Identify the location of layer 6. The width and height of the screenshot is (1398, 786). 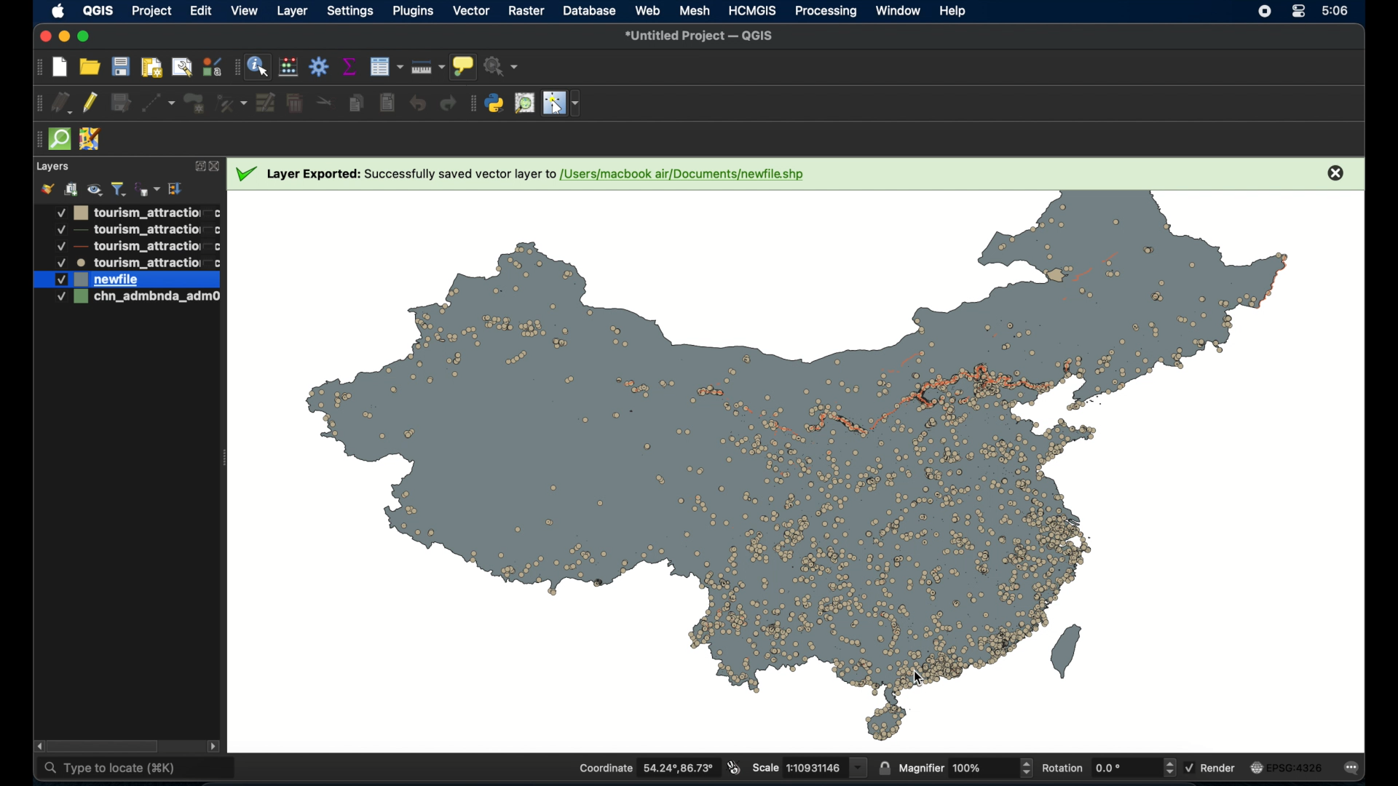
(127, 299).